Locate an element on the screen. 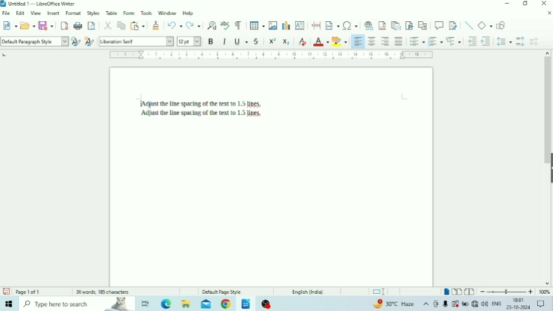 The width and height of the screenshot is (553, 311). New Style for Selection is located at coordinates (89, 40).